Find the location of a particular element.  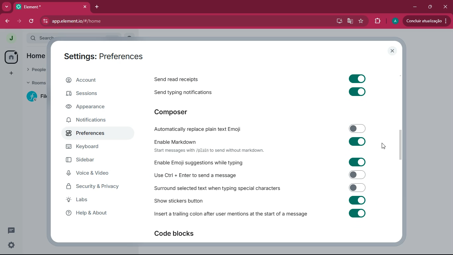

text is located at coordinates (209, 150).